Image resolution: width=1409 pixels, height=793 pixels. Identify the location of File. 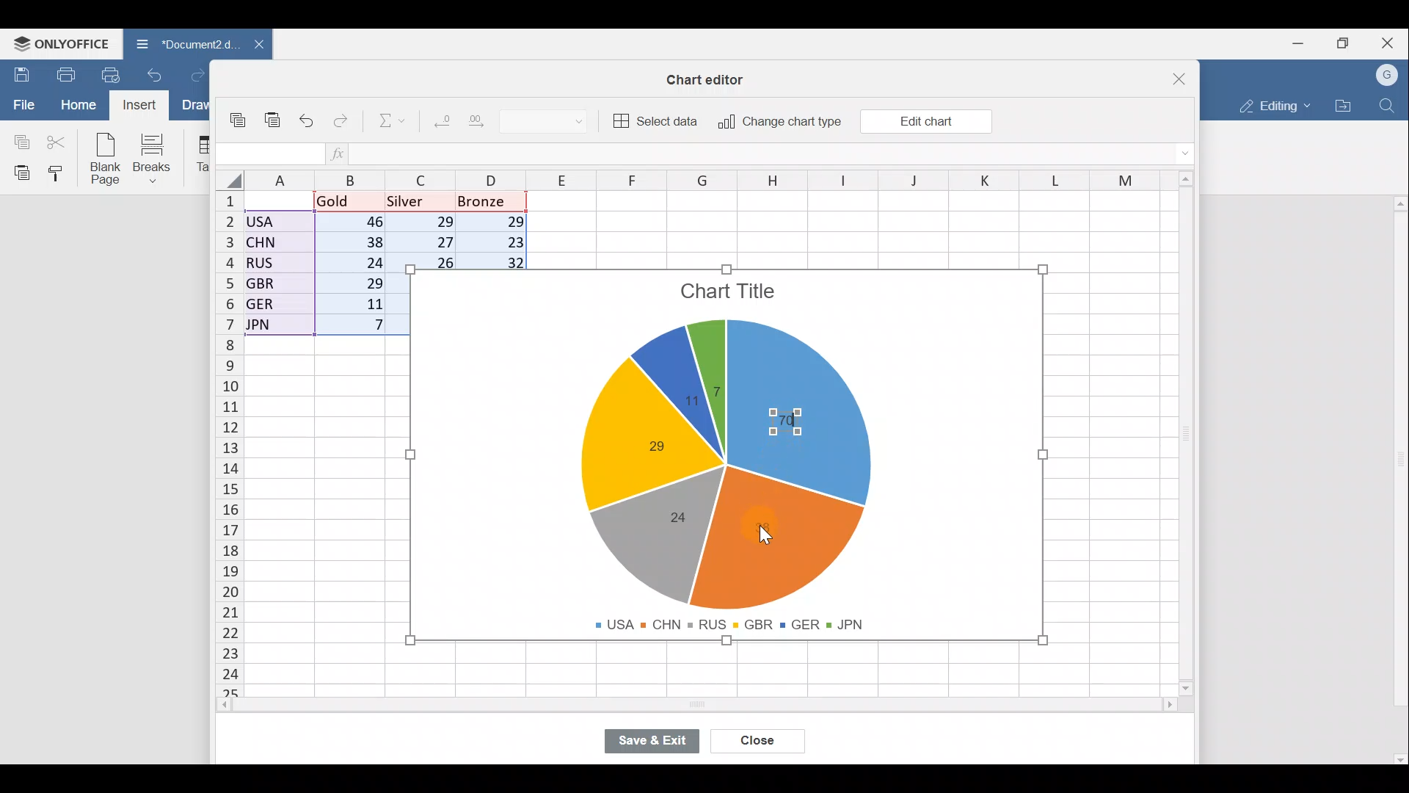
(22, 104).